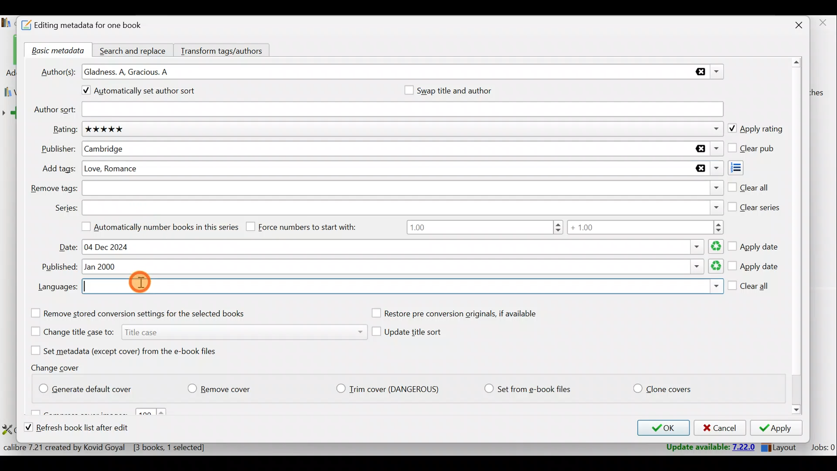 Image resolution: width=837 pixels, height=471 pixels. Describe the element at coordinates (225, 50) in the screenshot. I see `Transform tags/authors` at that location.